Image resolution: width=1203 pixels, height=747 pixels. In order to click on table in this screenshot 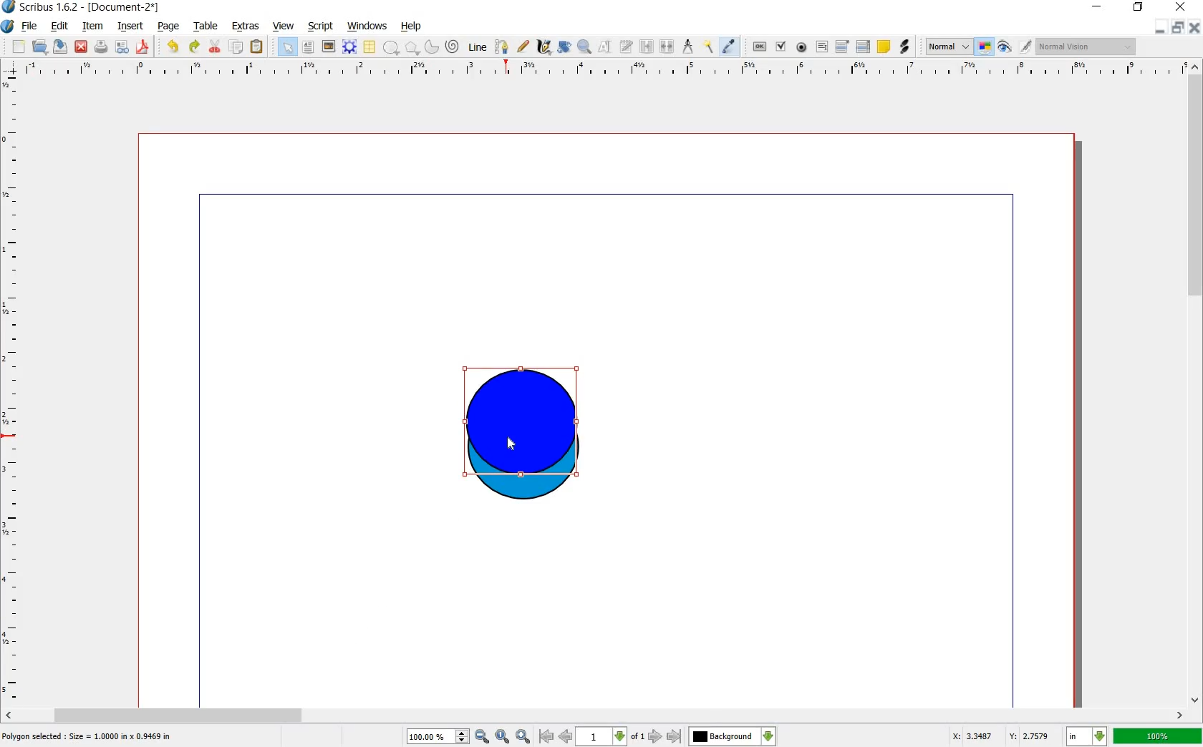, I will do `click(369, 47)`.